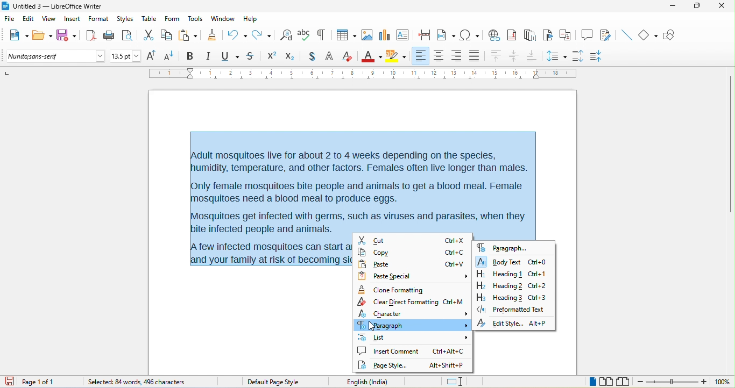  What do you see at coordinates (499, 274) in the screenshot?
I see `heading1` at bounding box center [499, 274].